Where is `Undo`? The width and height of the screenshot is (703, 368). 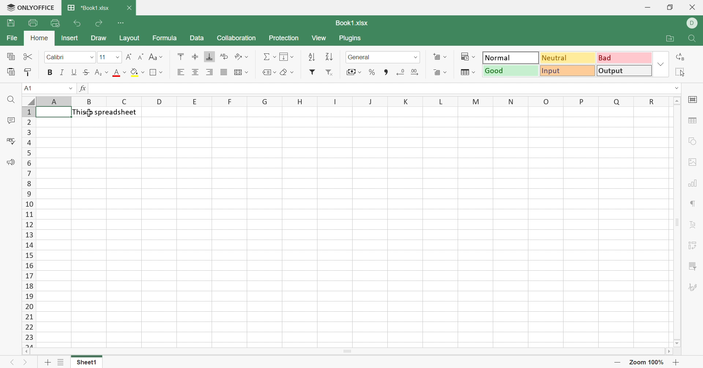
Undo is located at coordinates (78, 23).